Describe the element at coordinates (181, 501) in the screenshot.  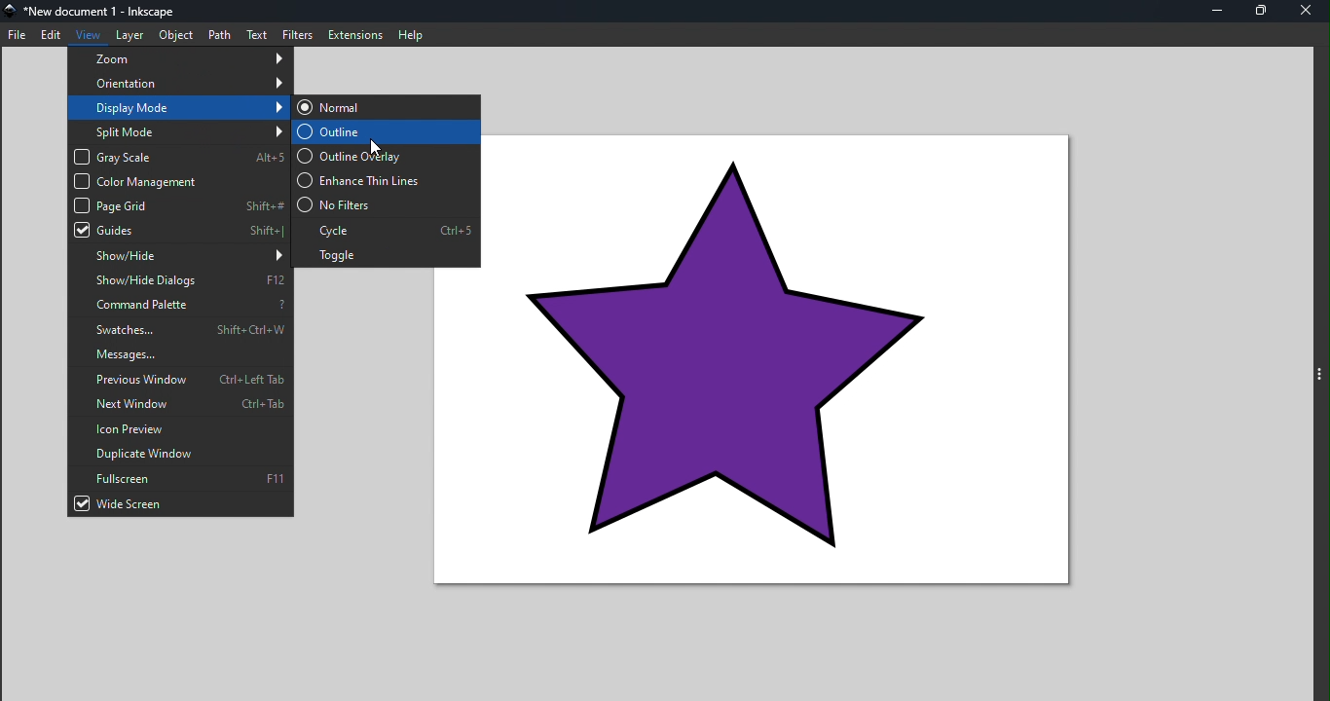
I see `Wide screen` at that location.